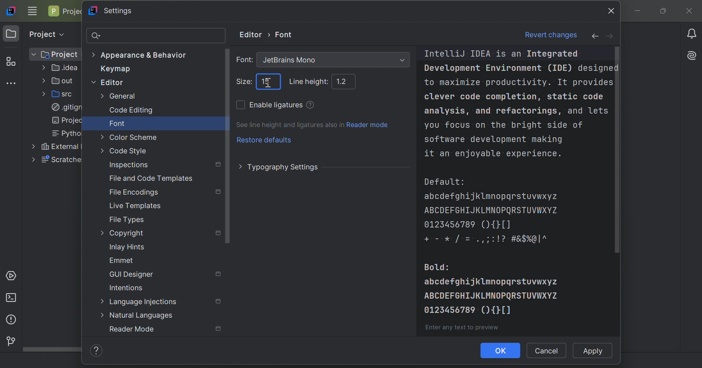 The height and width of the screenshot is (368, 702). Describe the element at coordinates (620, 169) in the screenshot. I see `scroll bar ` at that location.